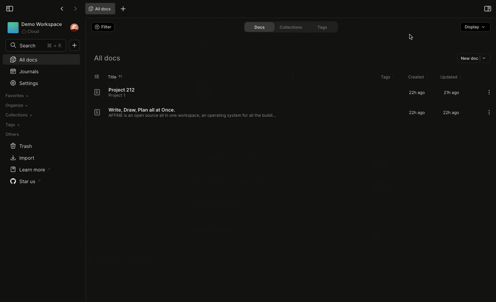  Describe the element at coordinates (21, 146) in the screenshot. I see `Trash` at that location.